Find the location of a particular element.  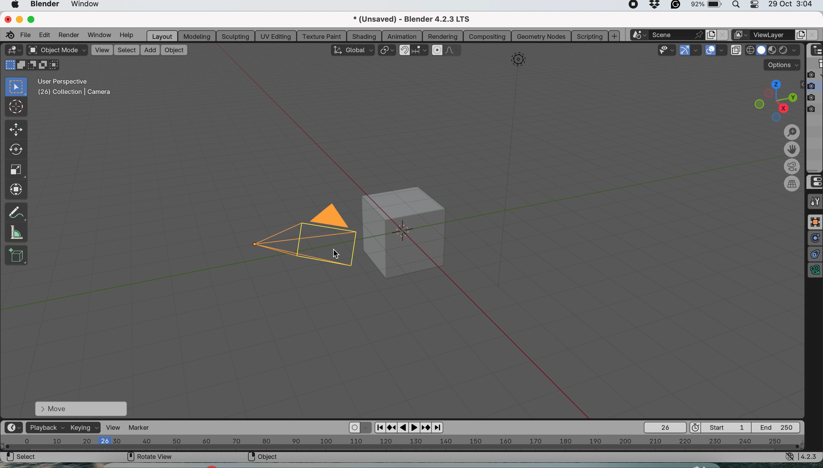

show overlays is located at coordinates (711, 51).